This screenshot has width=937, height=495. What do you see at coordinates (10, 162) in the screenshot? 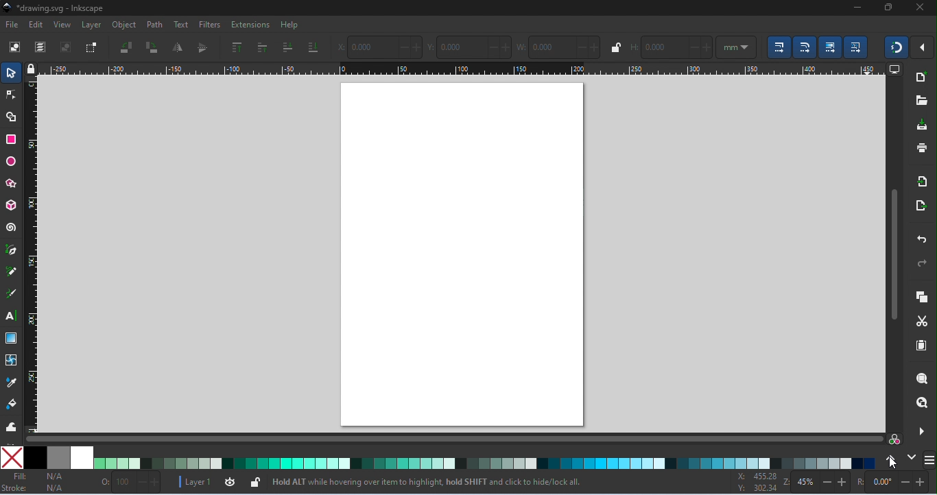
I see `ellipse/ arc` at bounding box center [10, 162].